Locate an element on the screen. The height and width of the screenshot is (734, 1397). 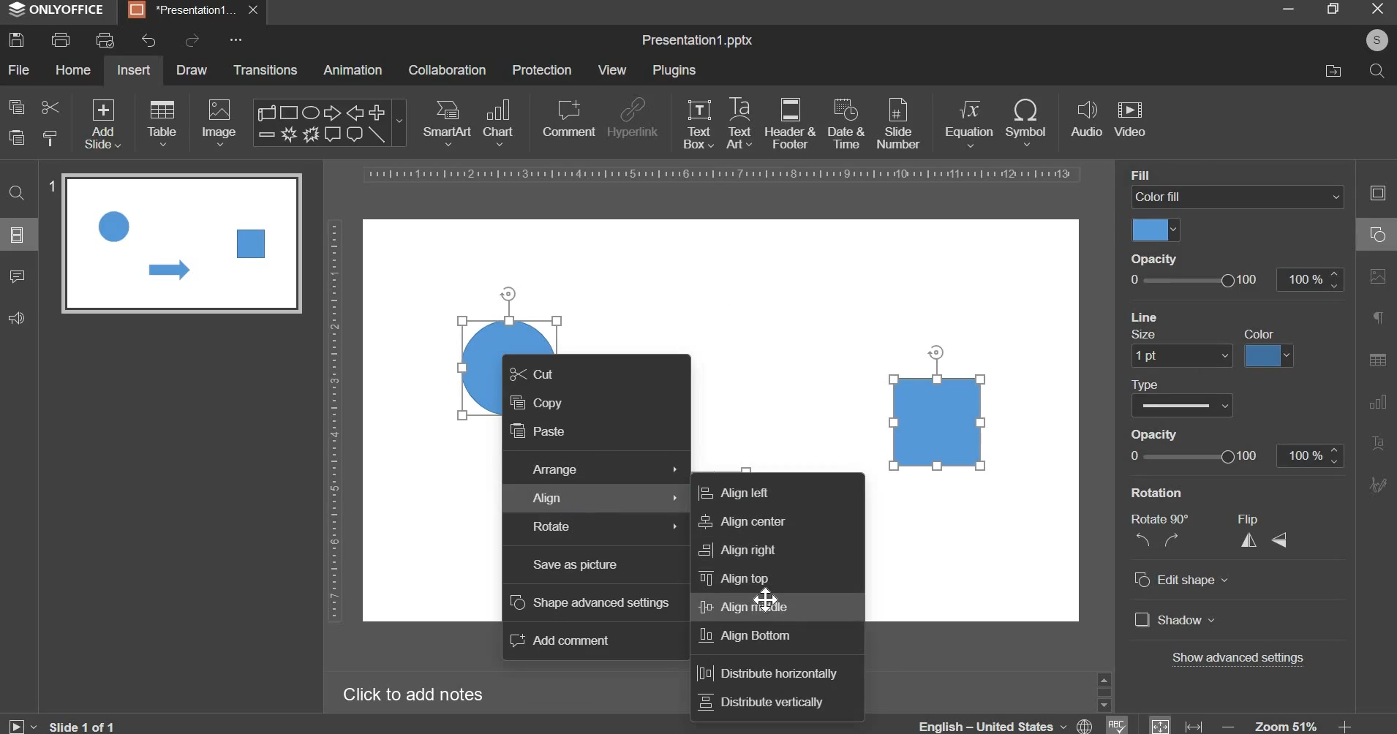
shadow is located at coordinates (1175, 621).